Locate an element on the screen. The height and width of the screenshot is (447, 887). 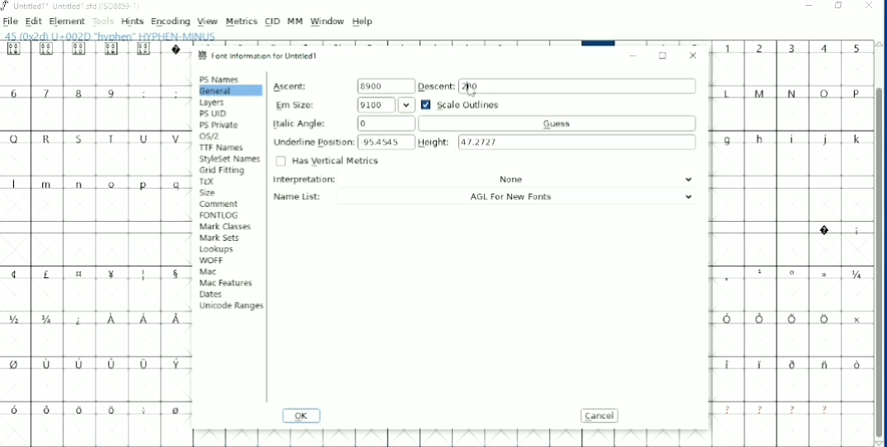
Close is located at coordinates (869, 7).